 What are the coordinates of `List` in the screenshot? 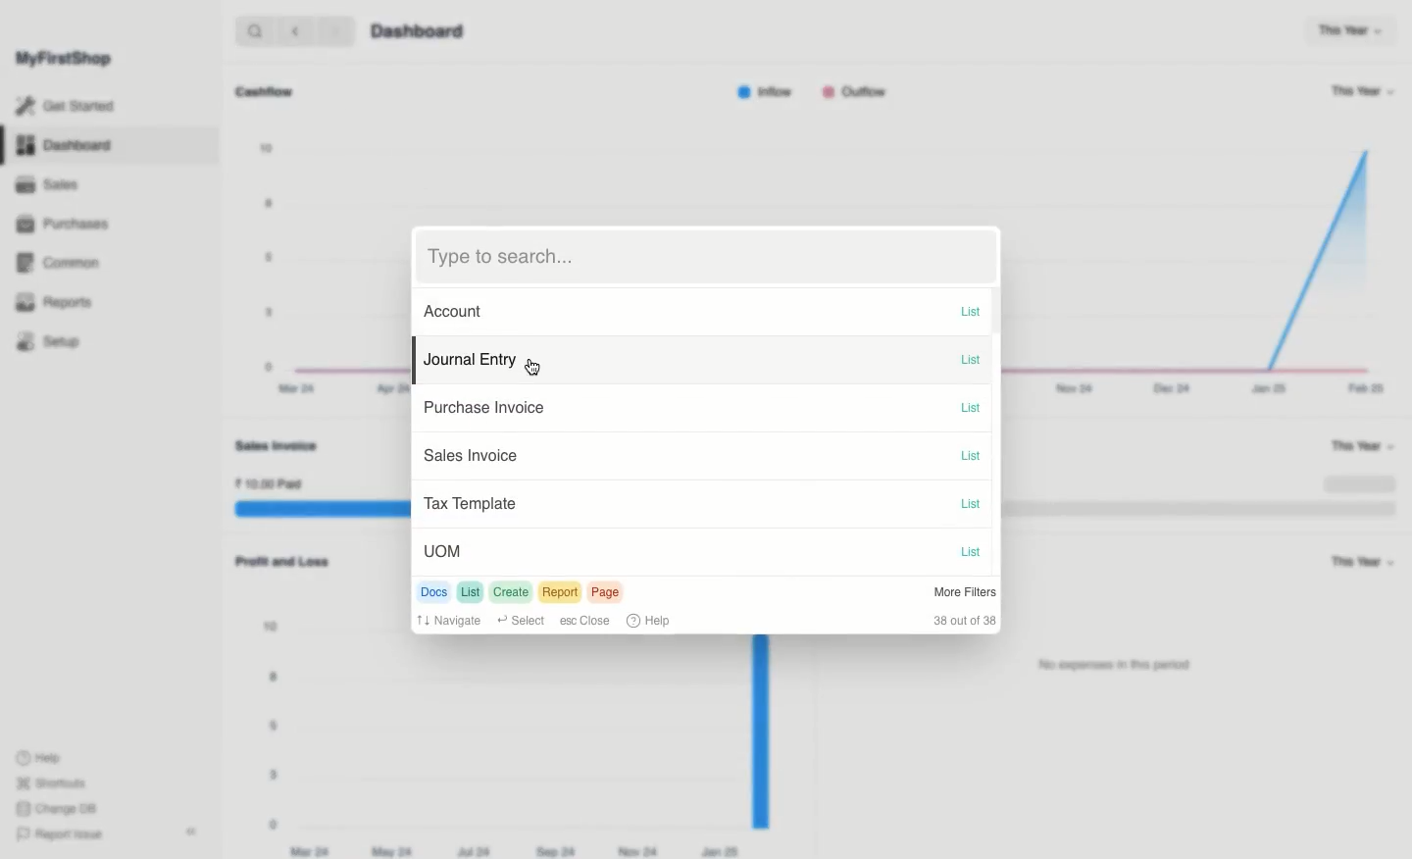 It's located at (971, 313).